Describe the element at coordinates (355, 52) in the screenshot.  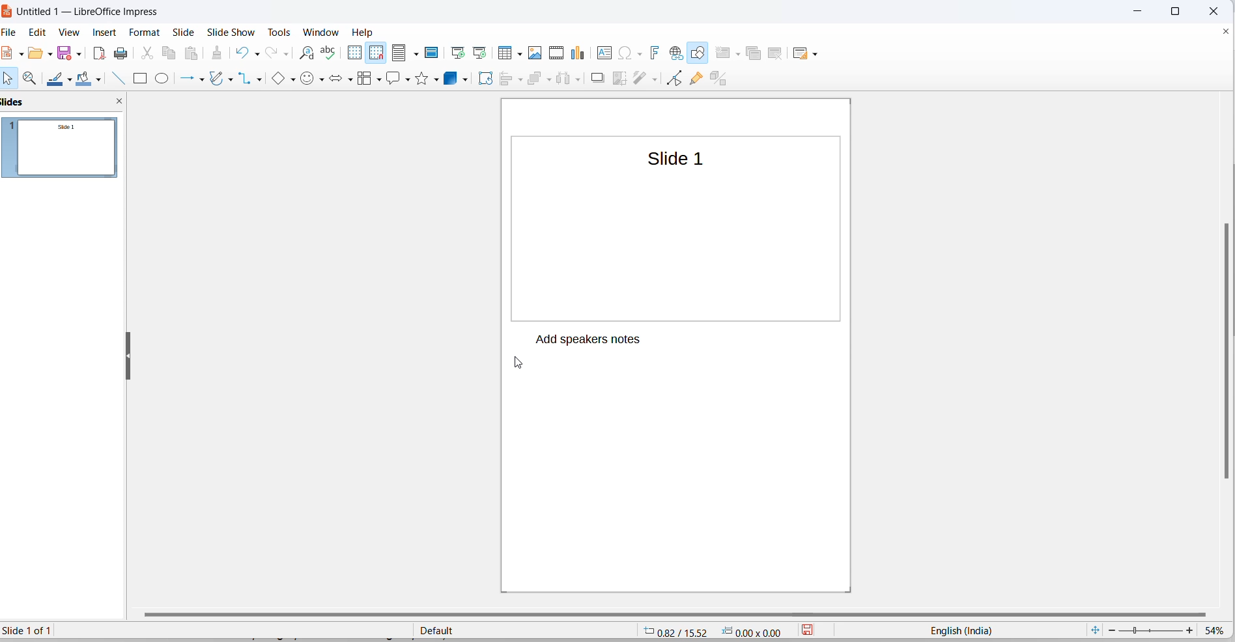
I see `display grid` at that location.